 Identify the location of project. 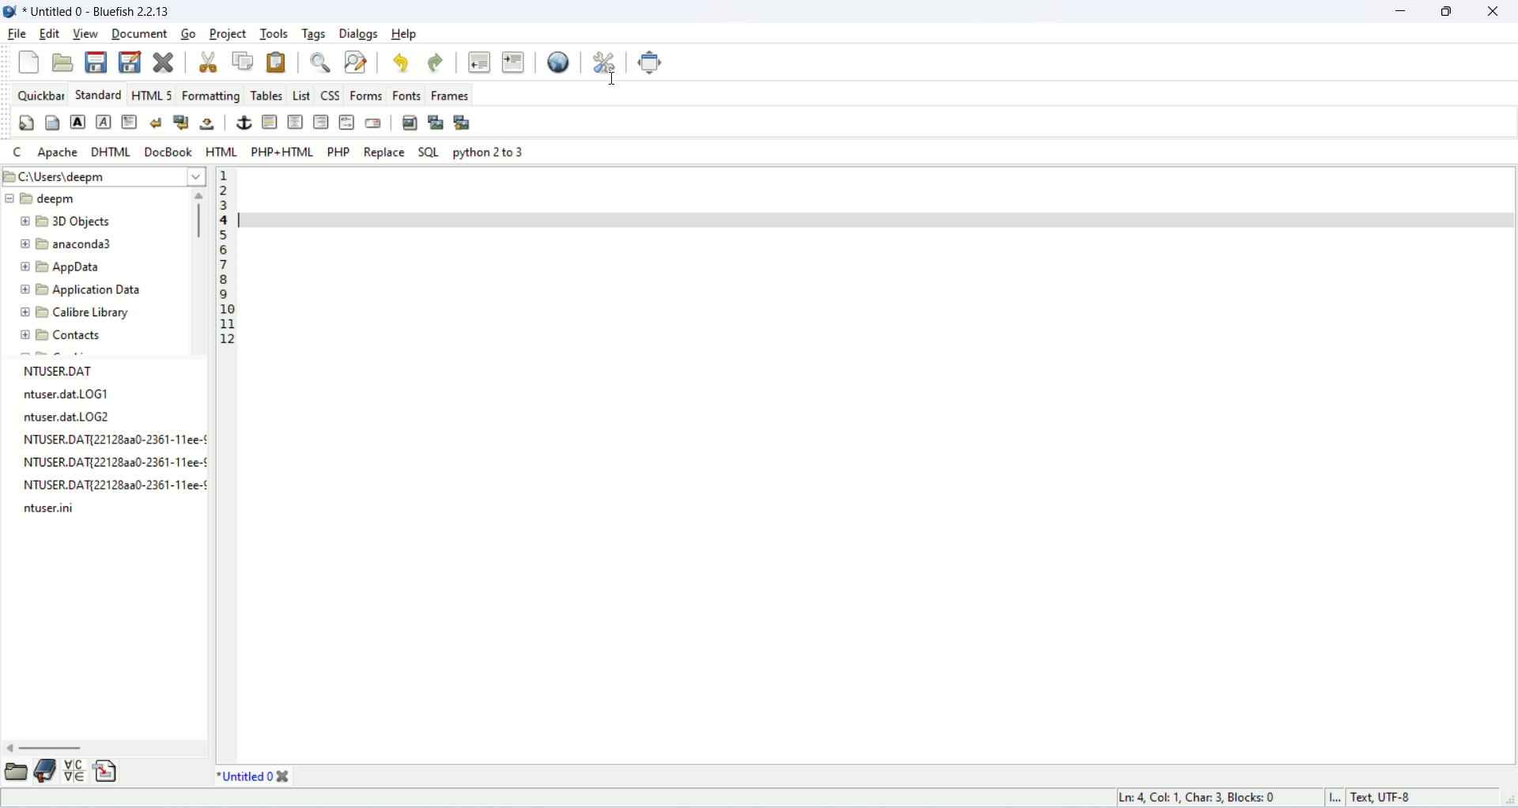
(228, 35).